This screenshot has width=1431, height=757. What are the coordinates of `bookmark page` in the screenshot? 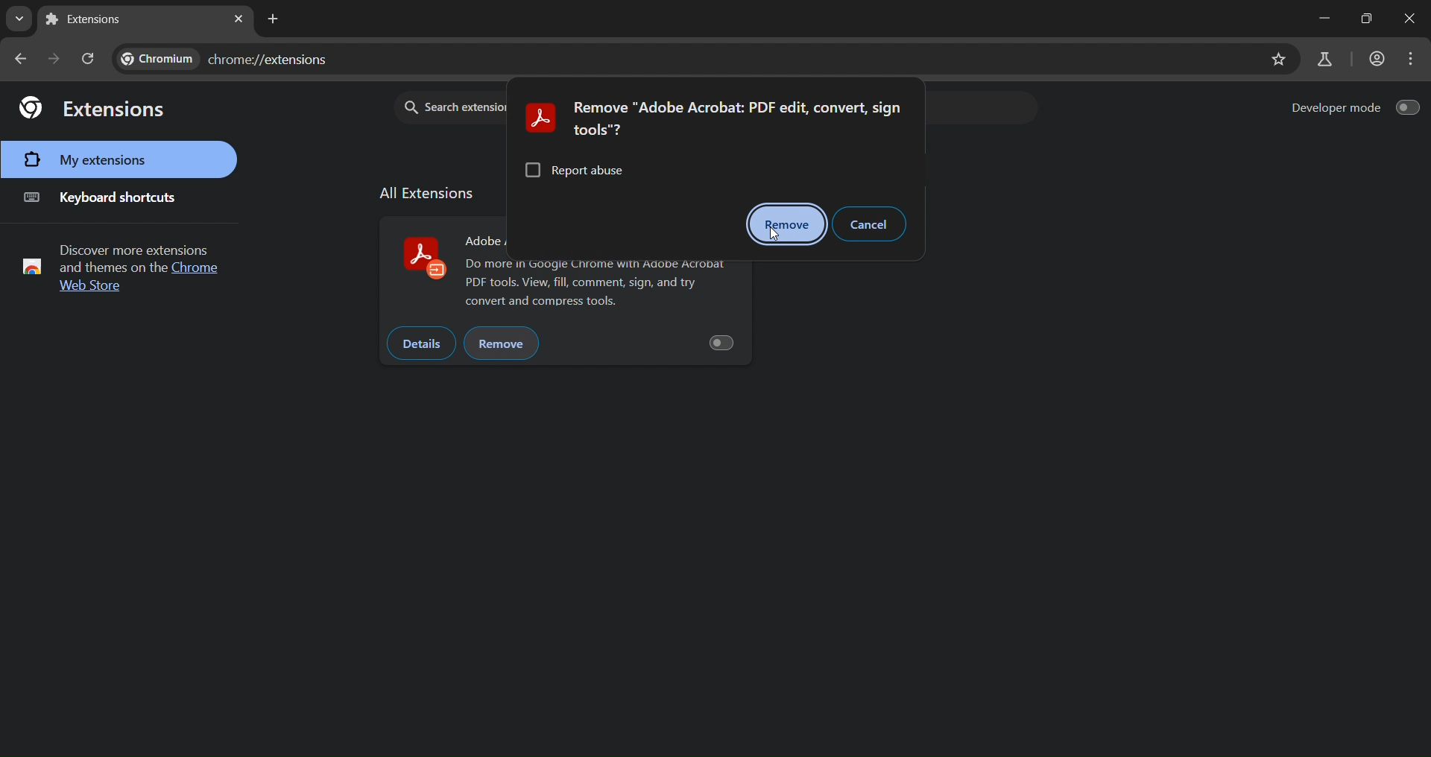 It's located at (1282, 62).